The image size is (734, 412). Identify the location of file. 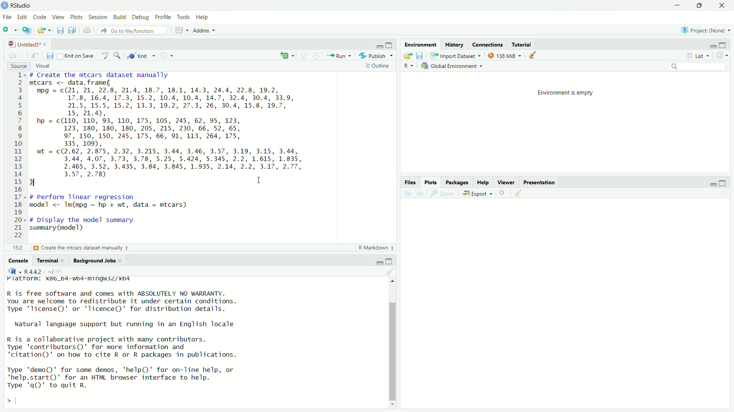
(6, 17).